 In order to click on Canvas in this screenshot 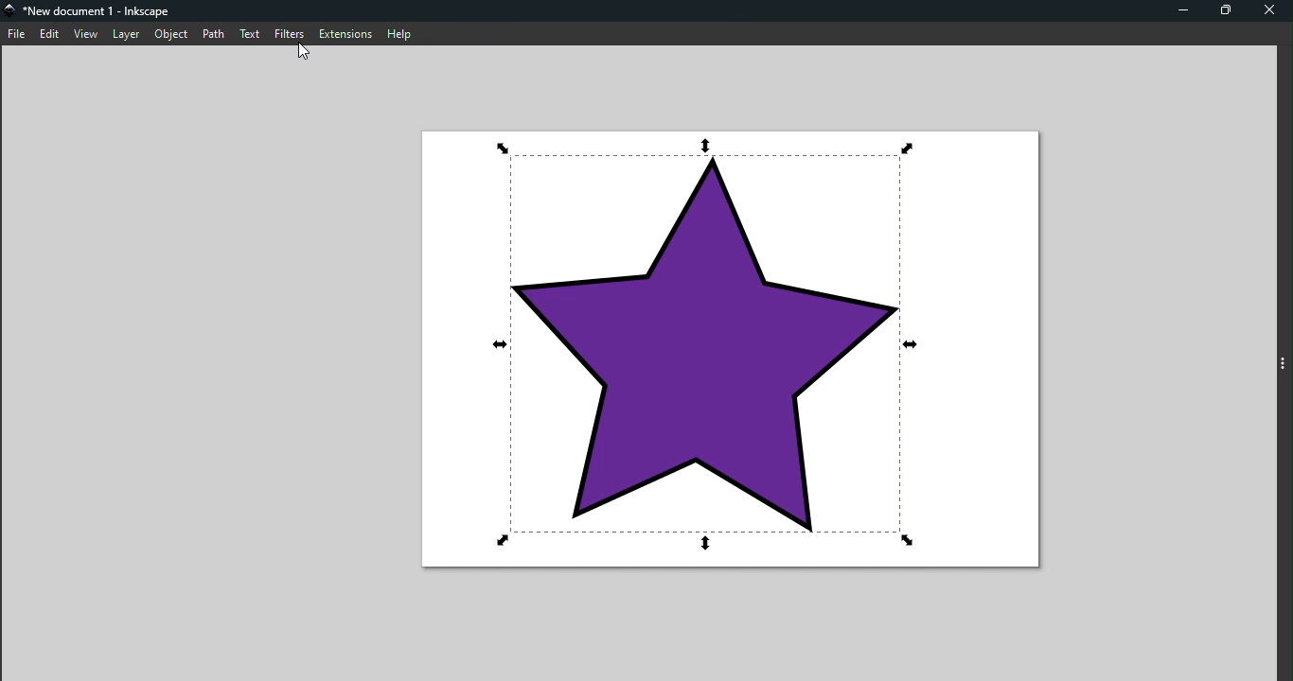, I will do `click(727, 353)`.